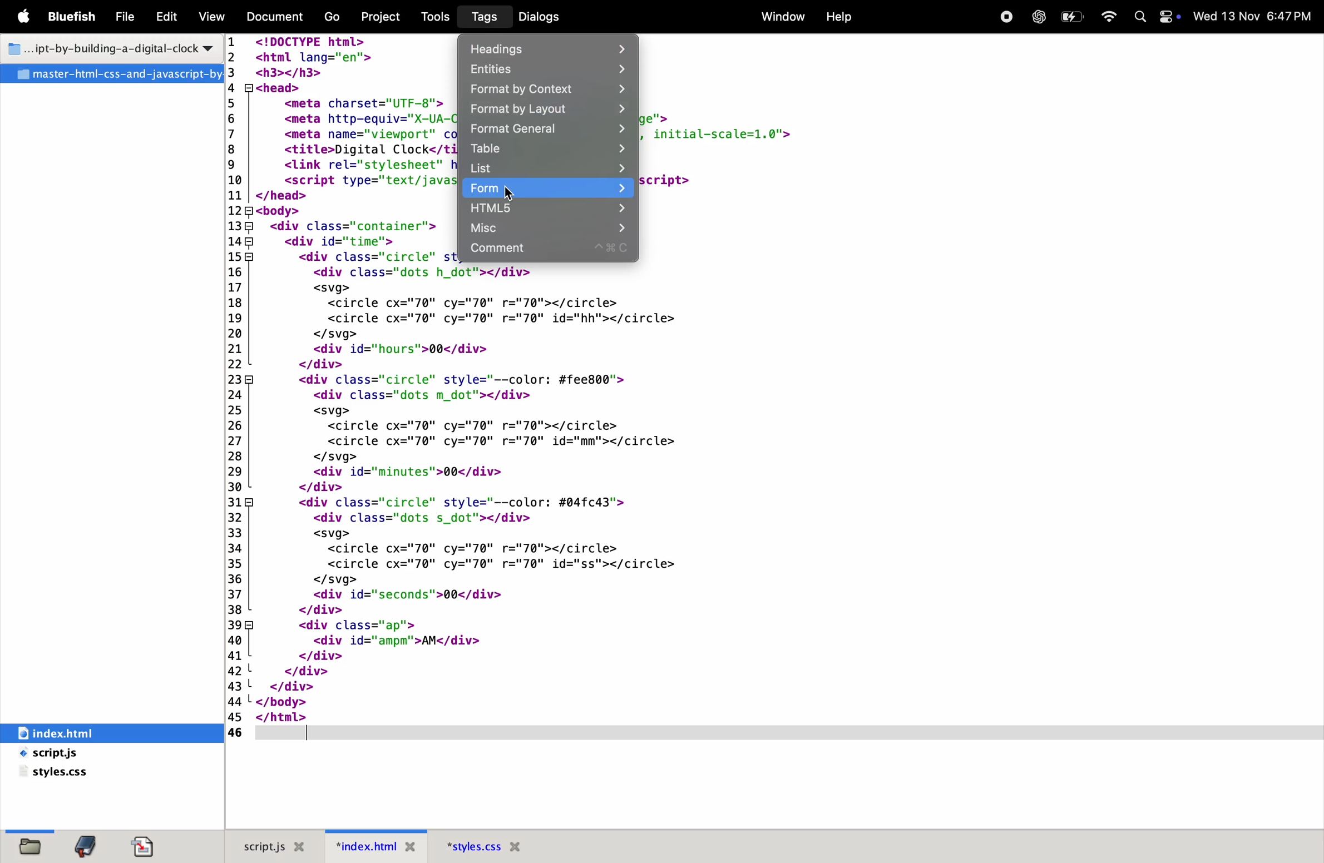 Image resolution: width=1324 pixels, height=863 pixels. Describe the element at coordinates (237, 387) in the screenshot. I see `Line numbers` at that location.